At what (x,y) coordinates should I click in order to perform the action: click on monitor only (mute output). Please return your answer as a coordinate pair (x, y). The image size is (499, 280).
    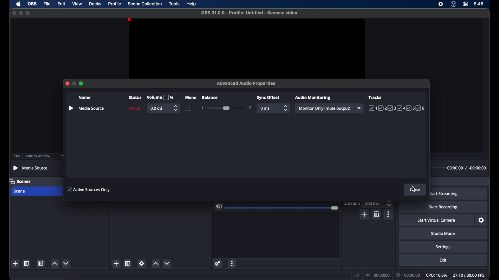
    Looking at the image, I should click on (325, 108).